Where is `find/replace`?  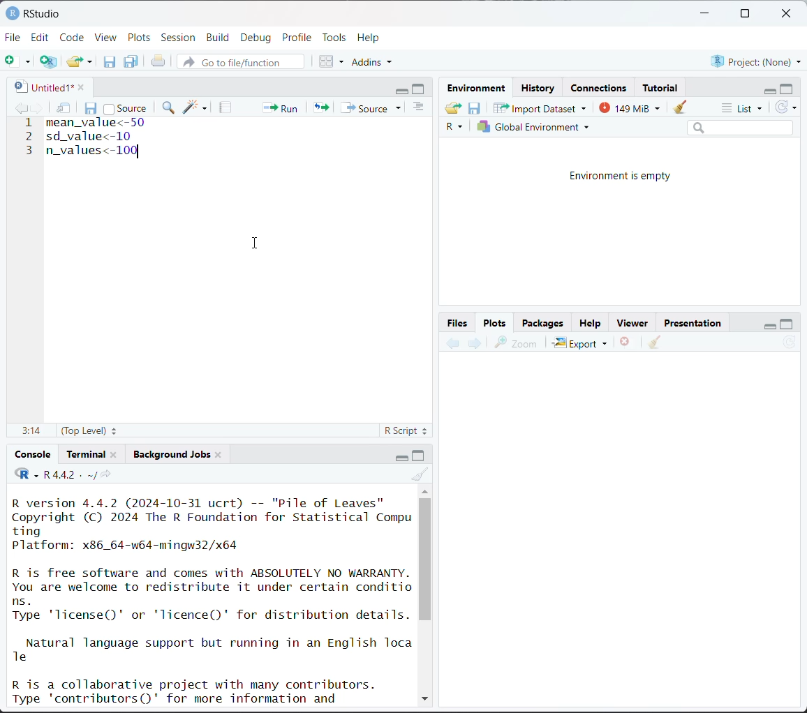
find/replace is located at coordinates (170, 109).